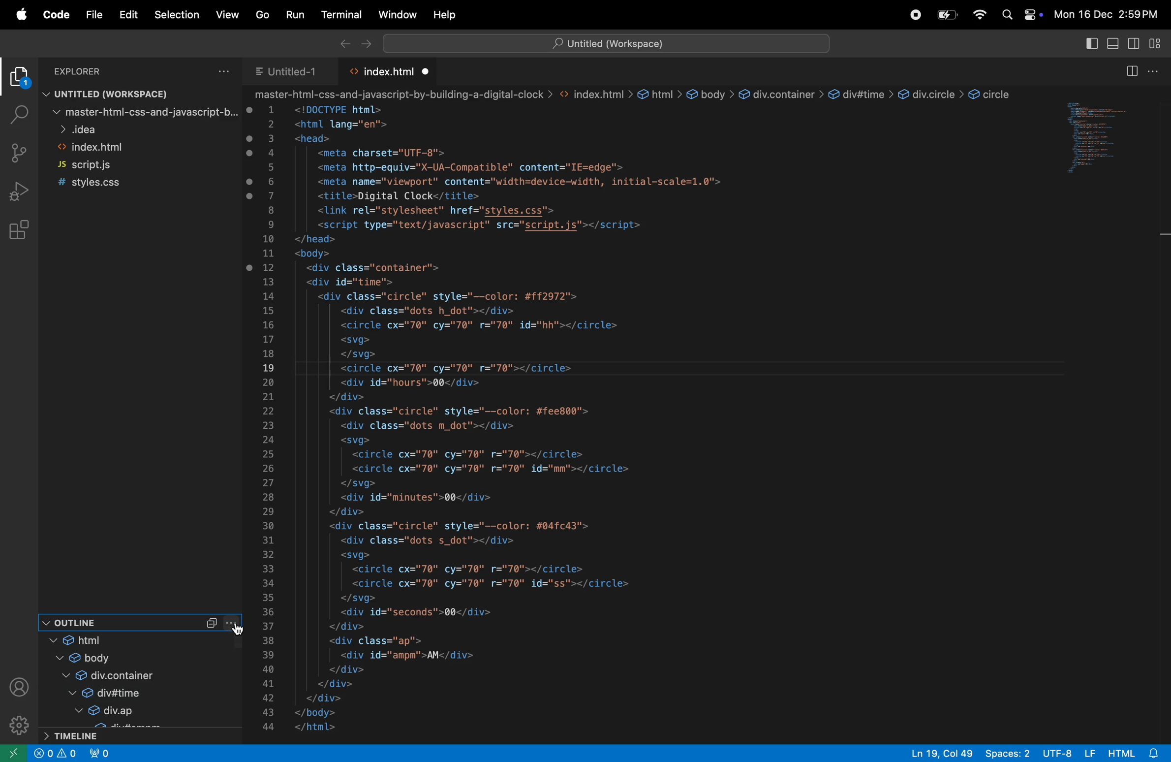 Image resolution: width=1171 pixels, height=762 pixels. Describe the element at coordinates (1133, 753) in the screenshot. I see `html alert` at that location.